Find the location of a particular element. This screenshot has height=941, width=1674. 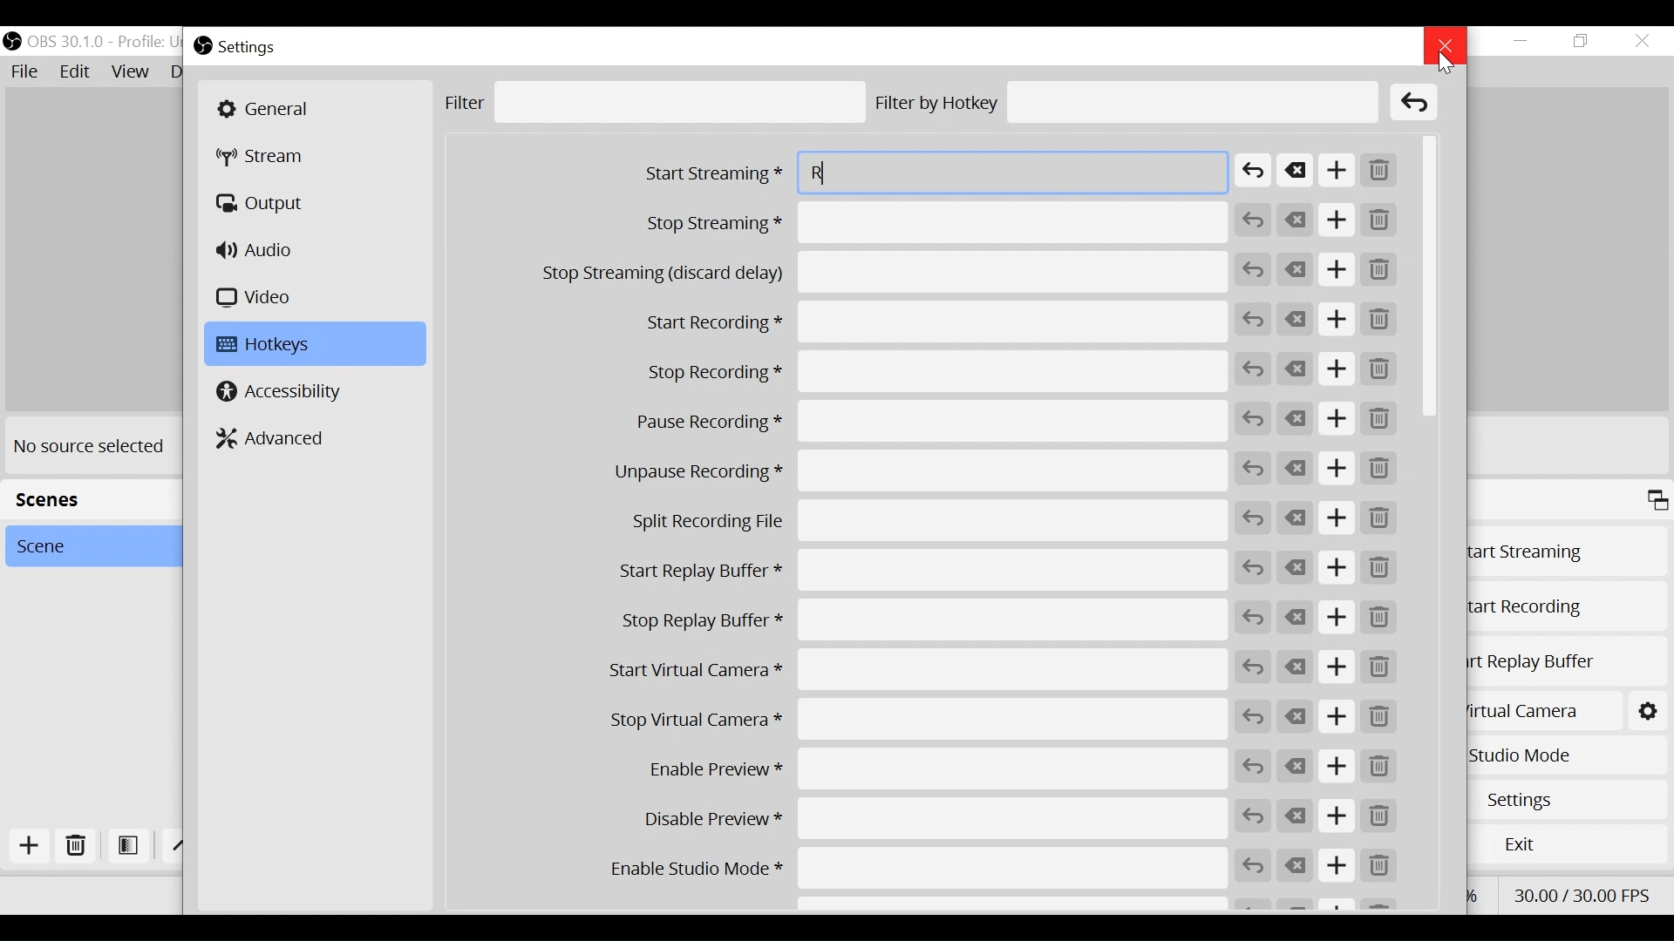

Edit is located at coordinates (76, 72).